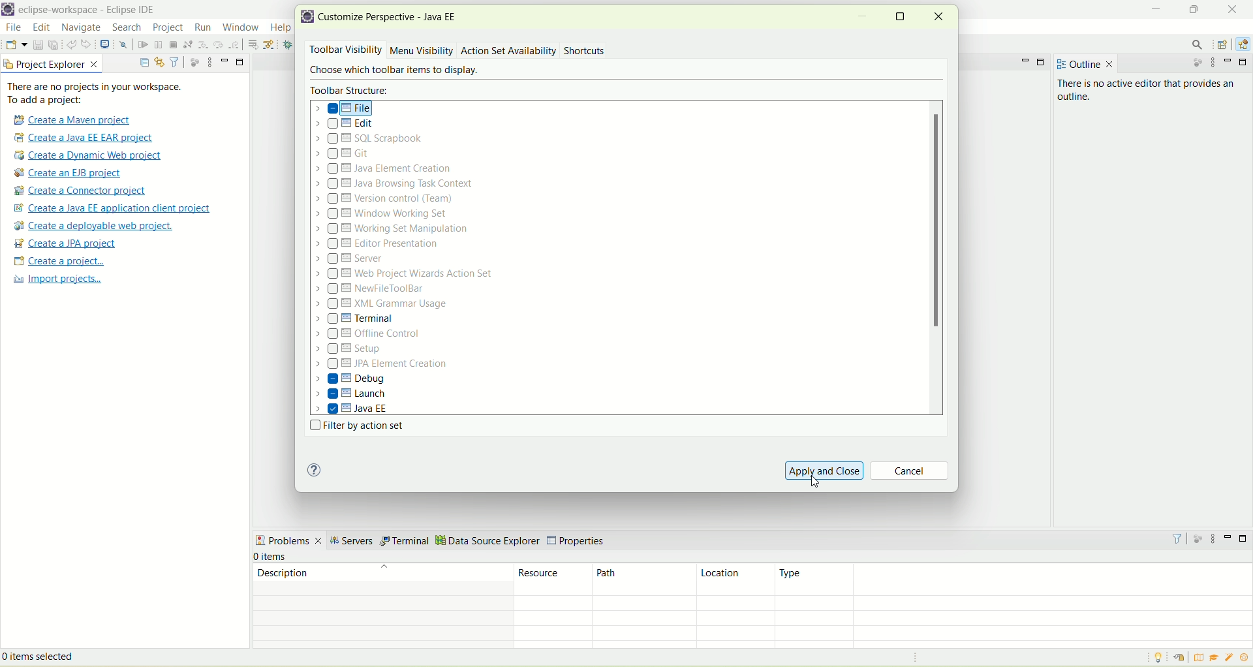 This screenshot has height=667, width=1253. What do you see at coordinates (240, 28) in the screenshot?
I see `window` at bounding box center [240, 28].